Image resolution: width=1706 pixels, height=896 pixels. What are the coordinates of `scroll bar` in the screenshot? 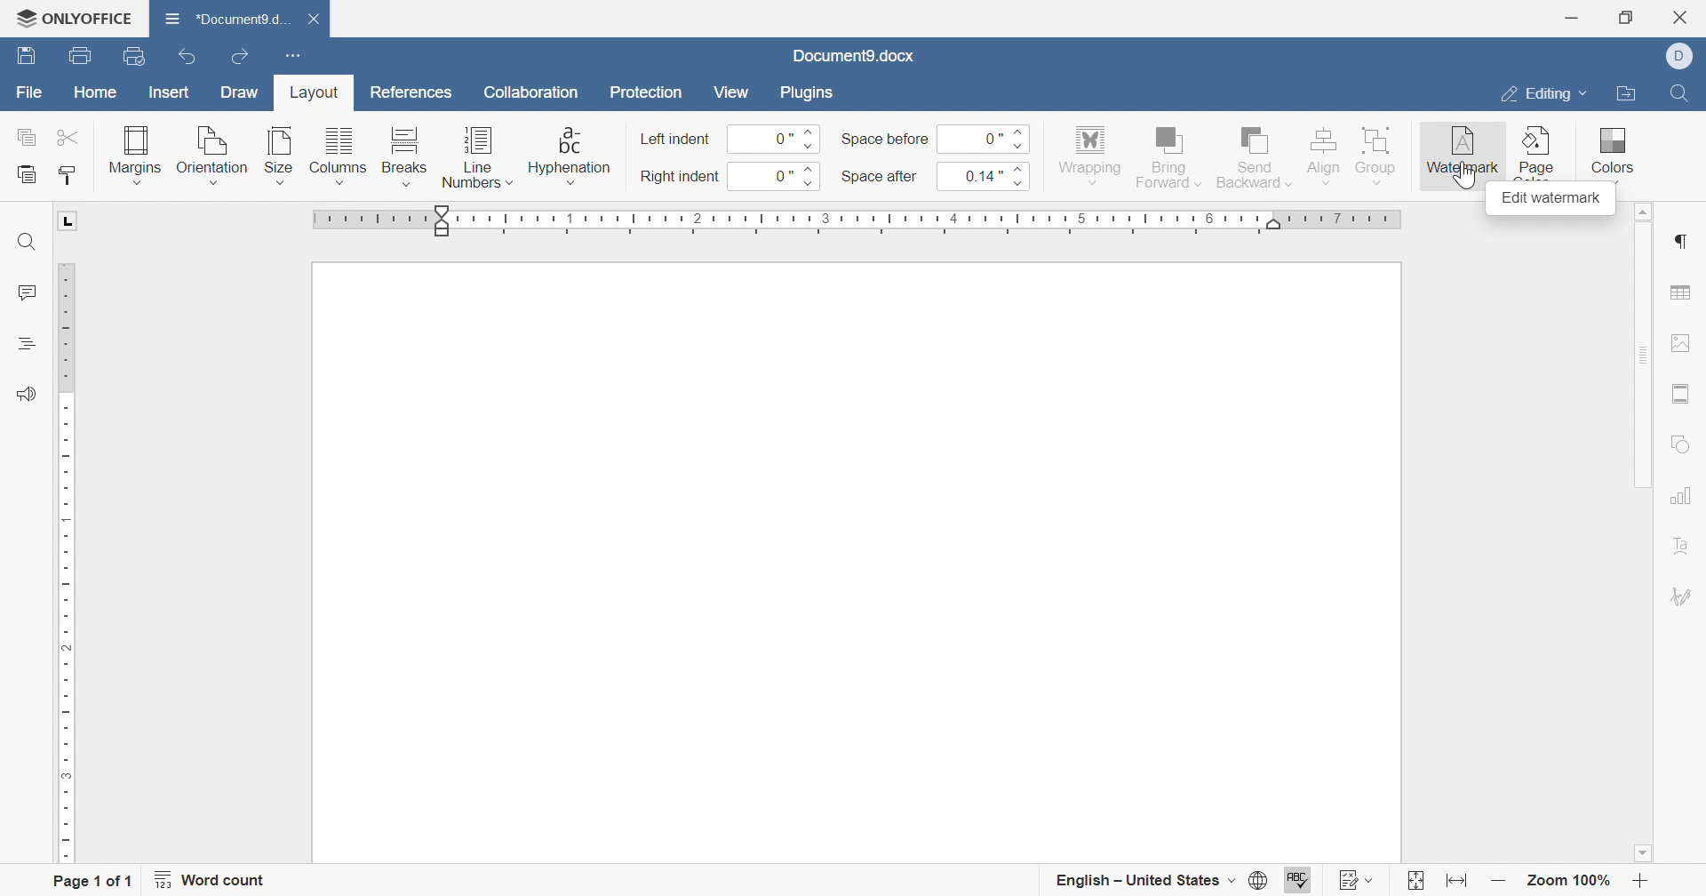 It's located at (1640, 355).